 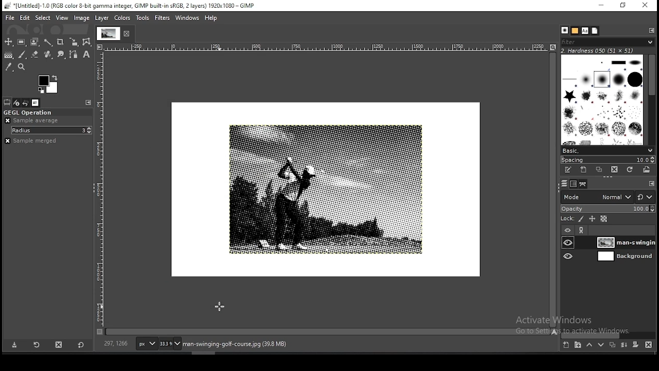 I want to click on scroll bar, so click(x=554, y=190).